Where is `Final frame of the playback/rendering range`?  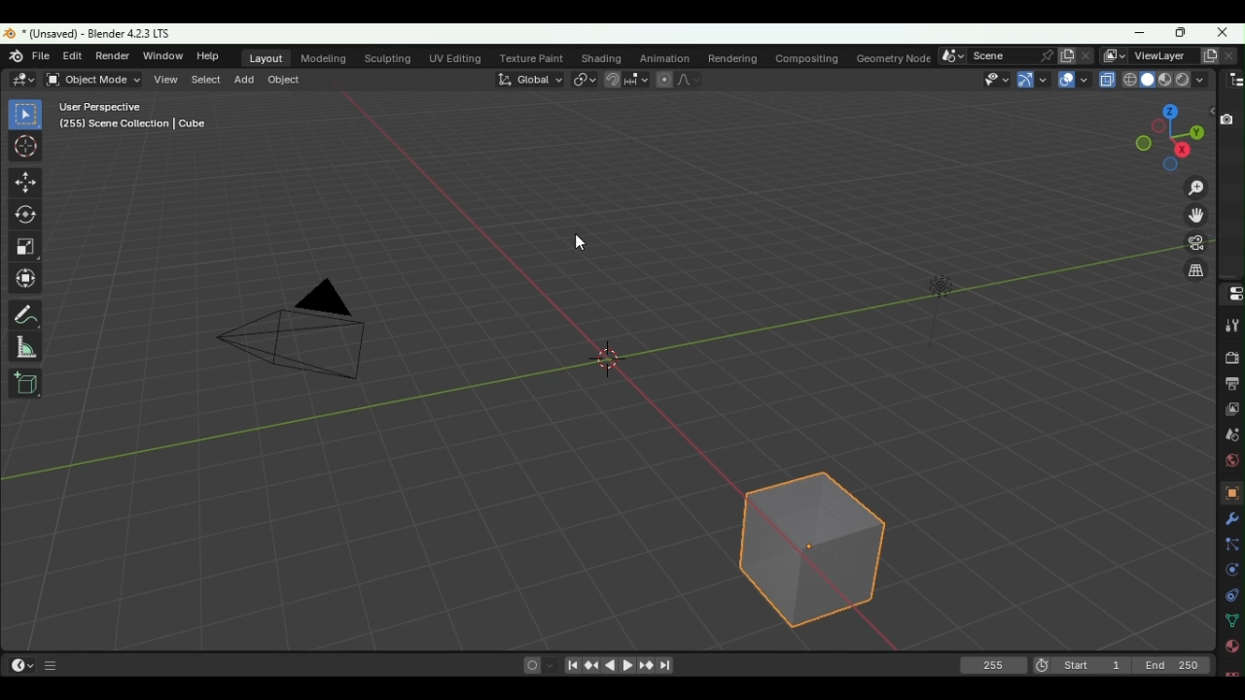
Final frame of the playback/rendering range is located at coordinates (1170, 666).